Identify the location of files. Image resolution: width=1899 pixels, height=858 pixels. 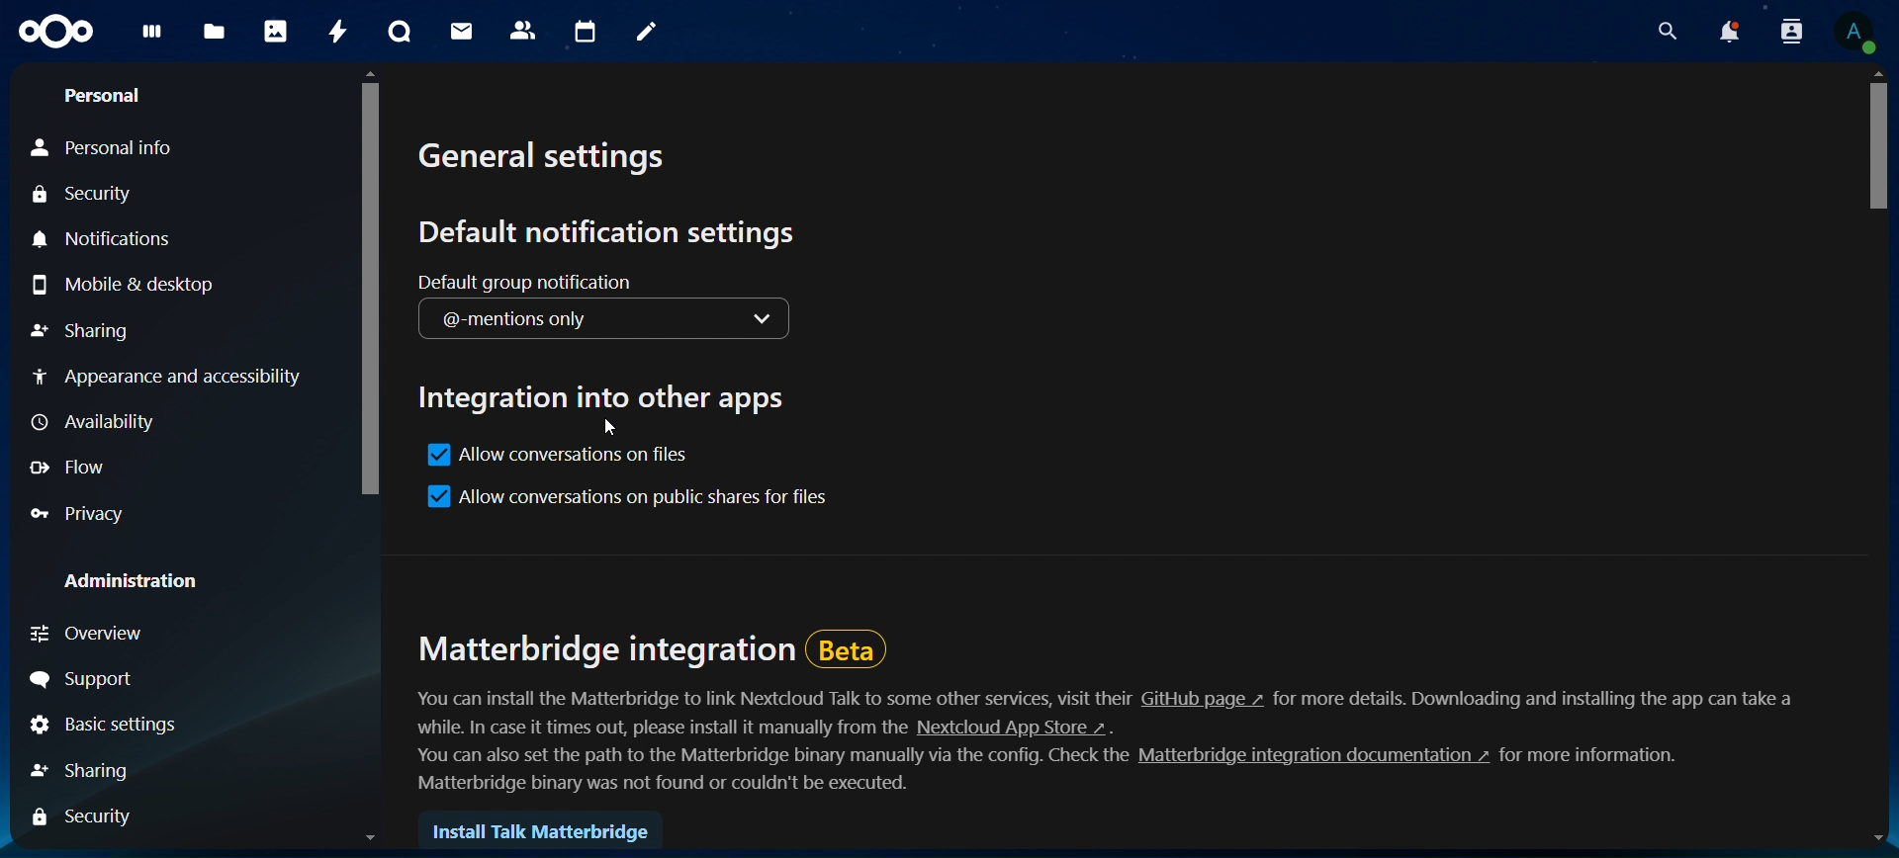
(156, 39).